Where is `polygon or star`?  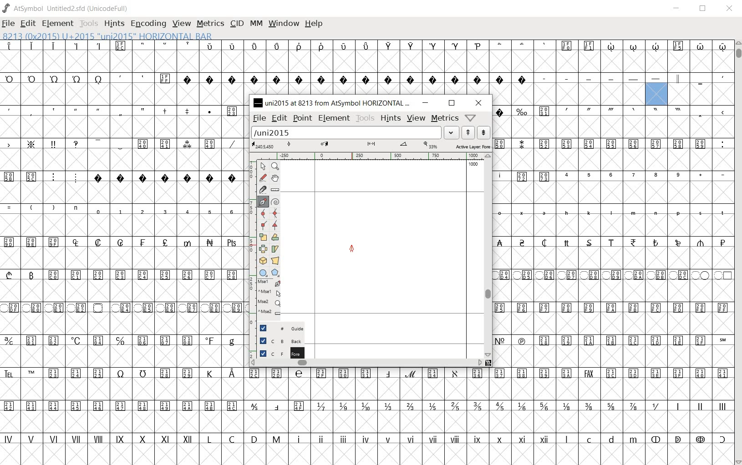
polygon or star is located at coordinates (275, 272).